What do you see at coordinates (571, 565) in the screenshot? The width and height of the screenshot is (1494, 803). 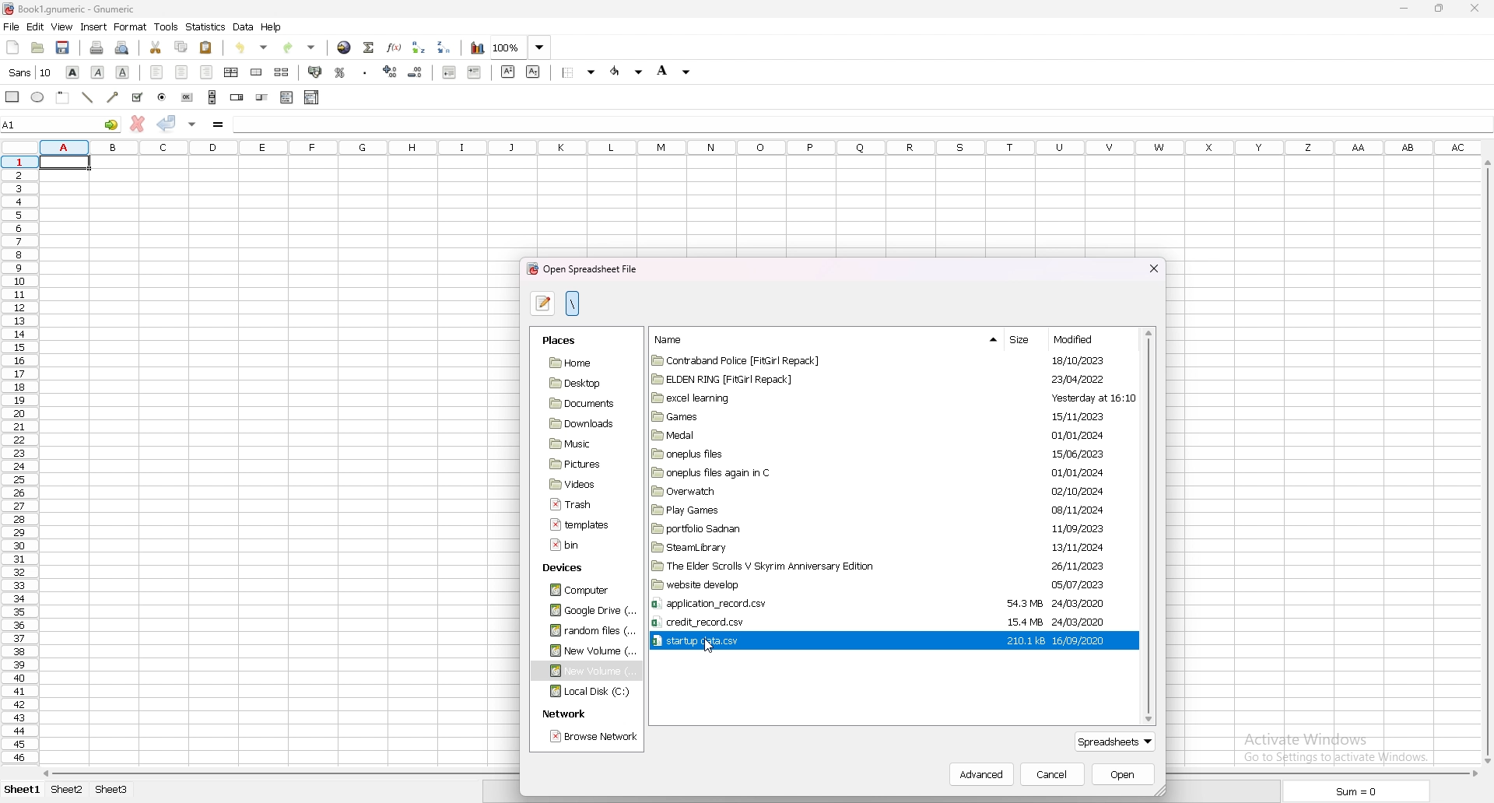 I see `devices` at bounding box center [571, 565].